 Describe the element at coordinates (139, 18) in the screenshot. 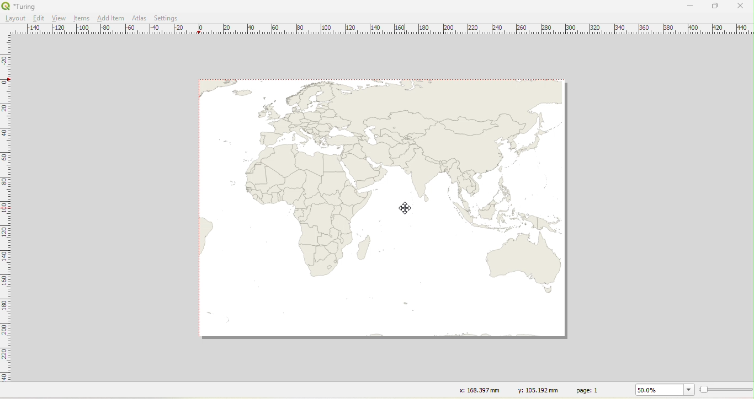

I see `Atlas` at that location.